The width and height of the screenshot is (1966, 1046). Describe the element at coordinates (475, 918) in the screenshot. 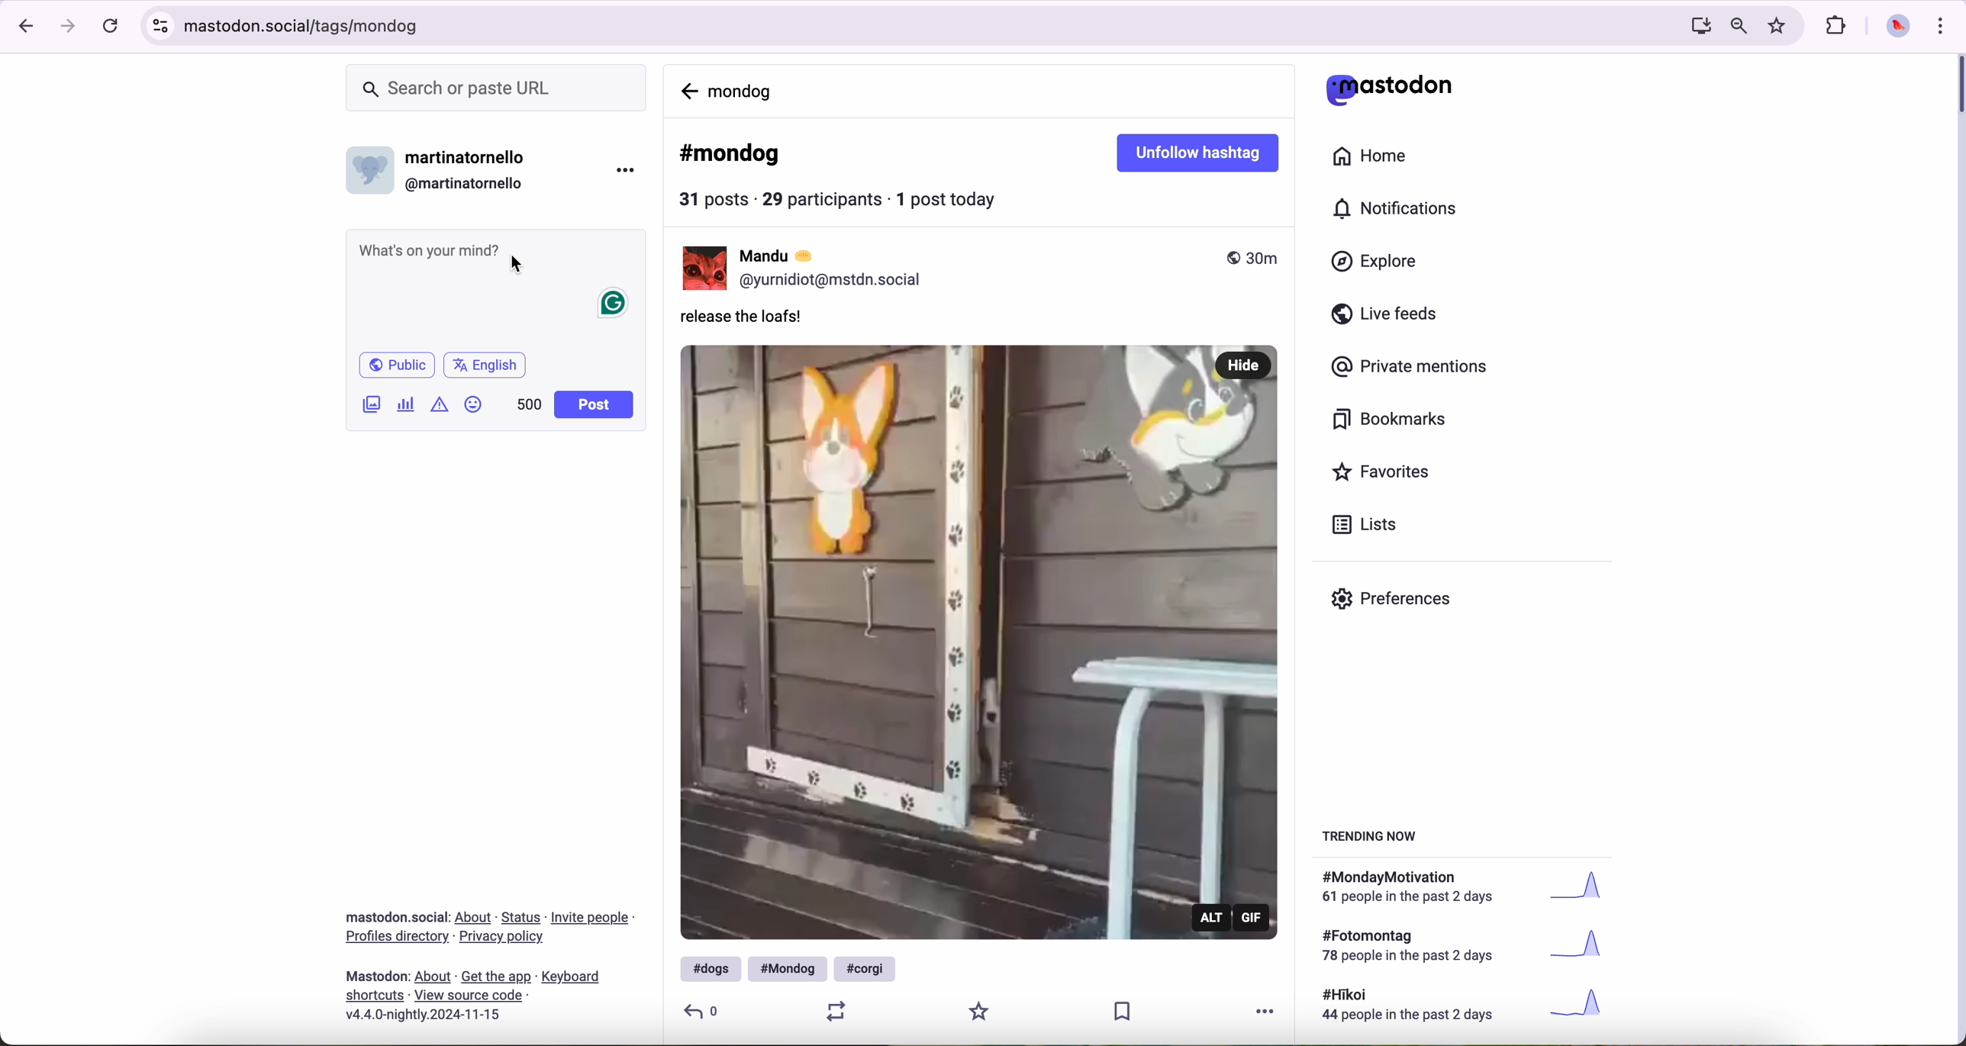

I see `link` at that location.